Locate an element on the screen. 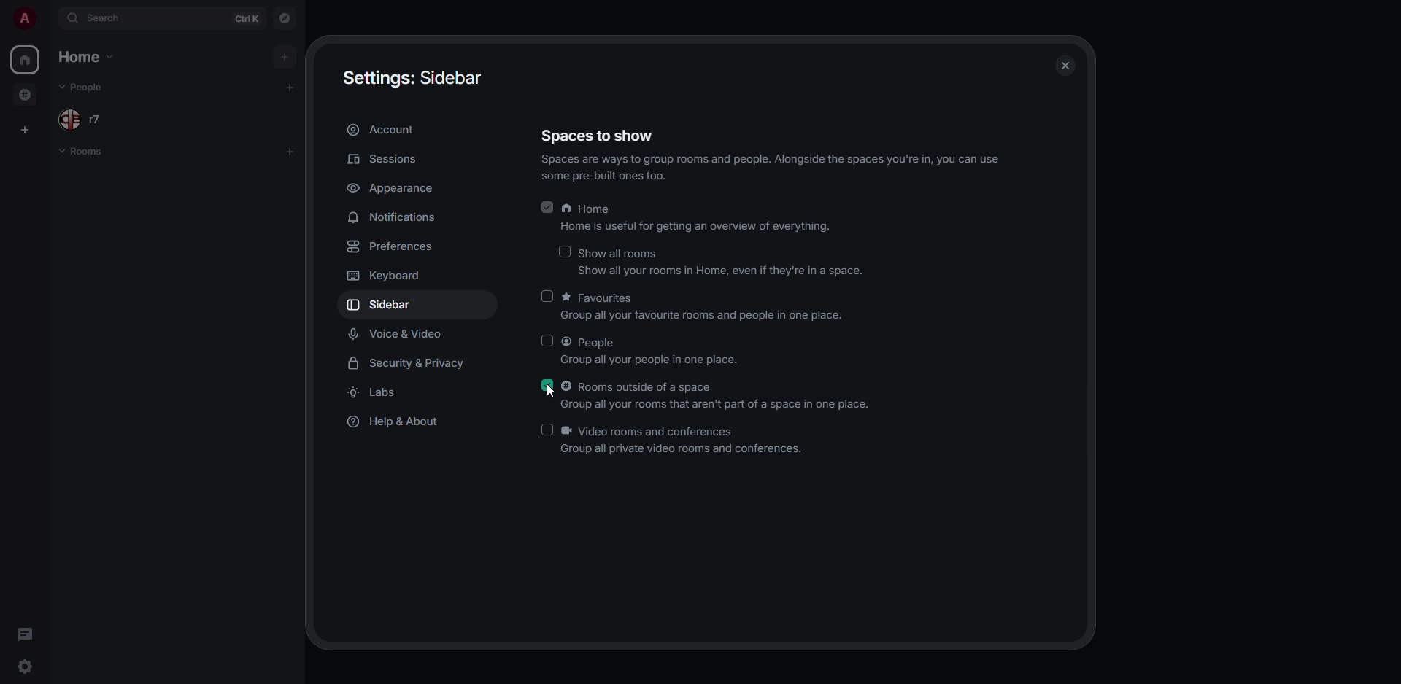 The image size is (1401, 684). enabled is located at coordinates (548, 207).